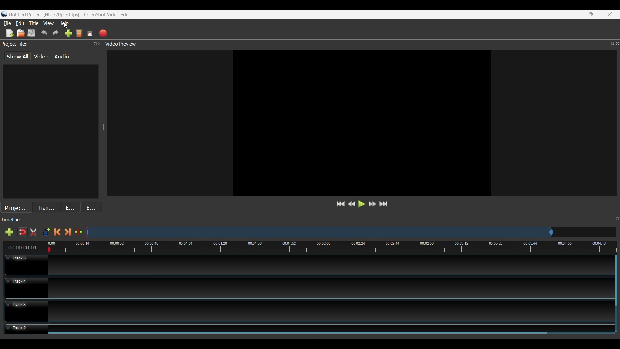  I want to click on Openshot Video Editor, so click(112, 15).